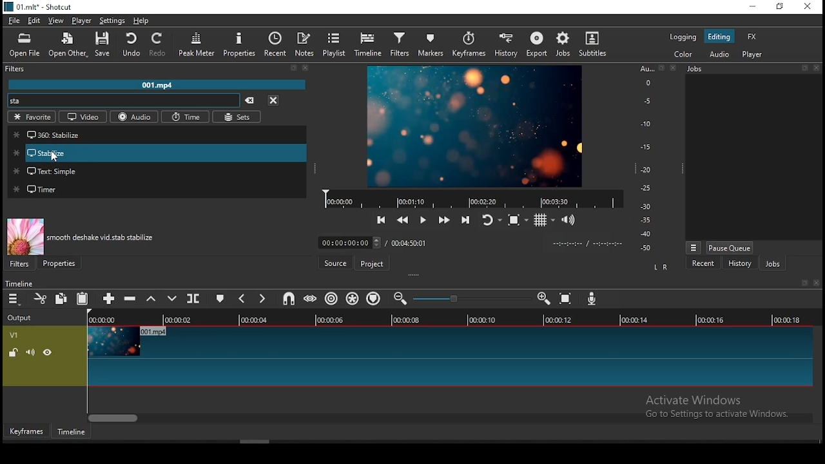 The width and height of the screenshot is (825, 464). Describe the element at coordinates (543, 219) in the screenshot. I see `toggle grid display on the player` at that location.